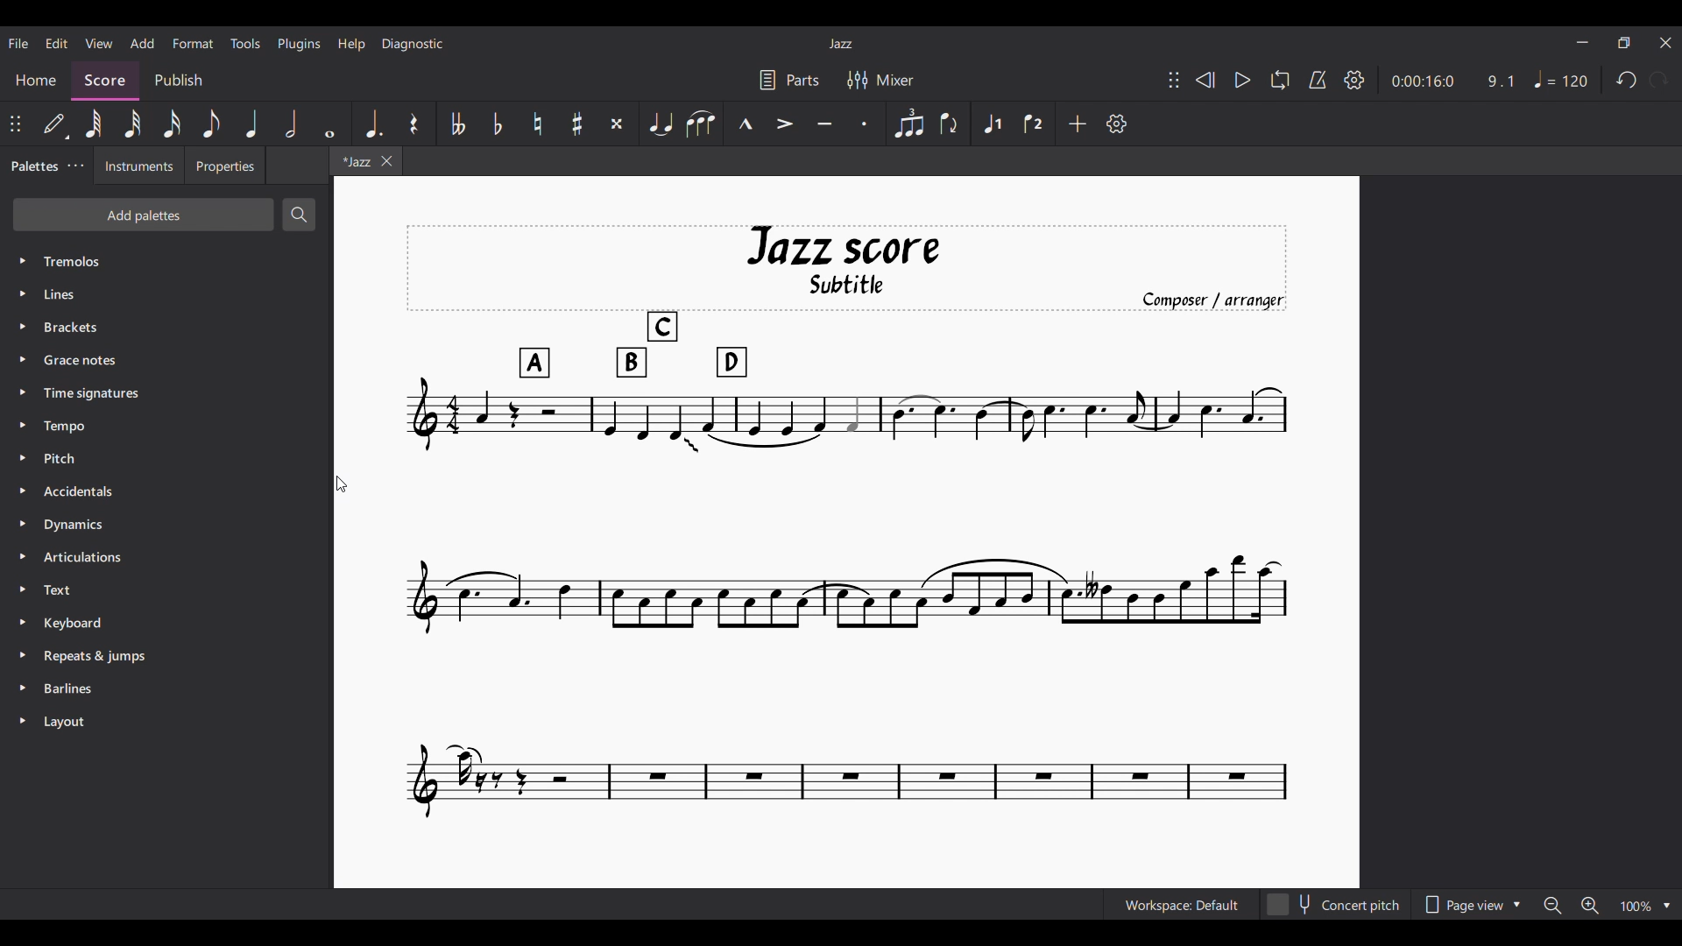 The height and width of the screenshot is (946, 1682). I want to click on Palette settings, so click(75, 166).